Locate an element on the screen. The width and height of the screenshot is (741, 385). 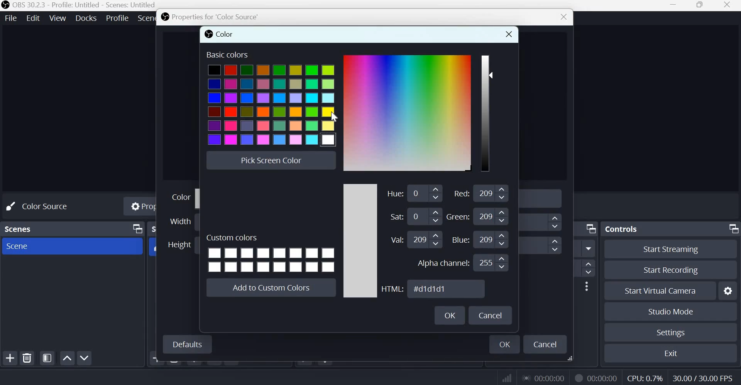
Open scene filters is located at coordinates (47, 358).